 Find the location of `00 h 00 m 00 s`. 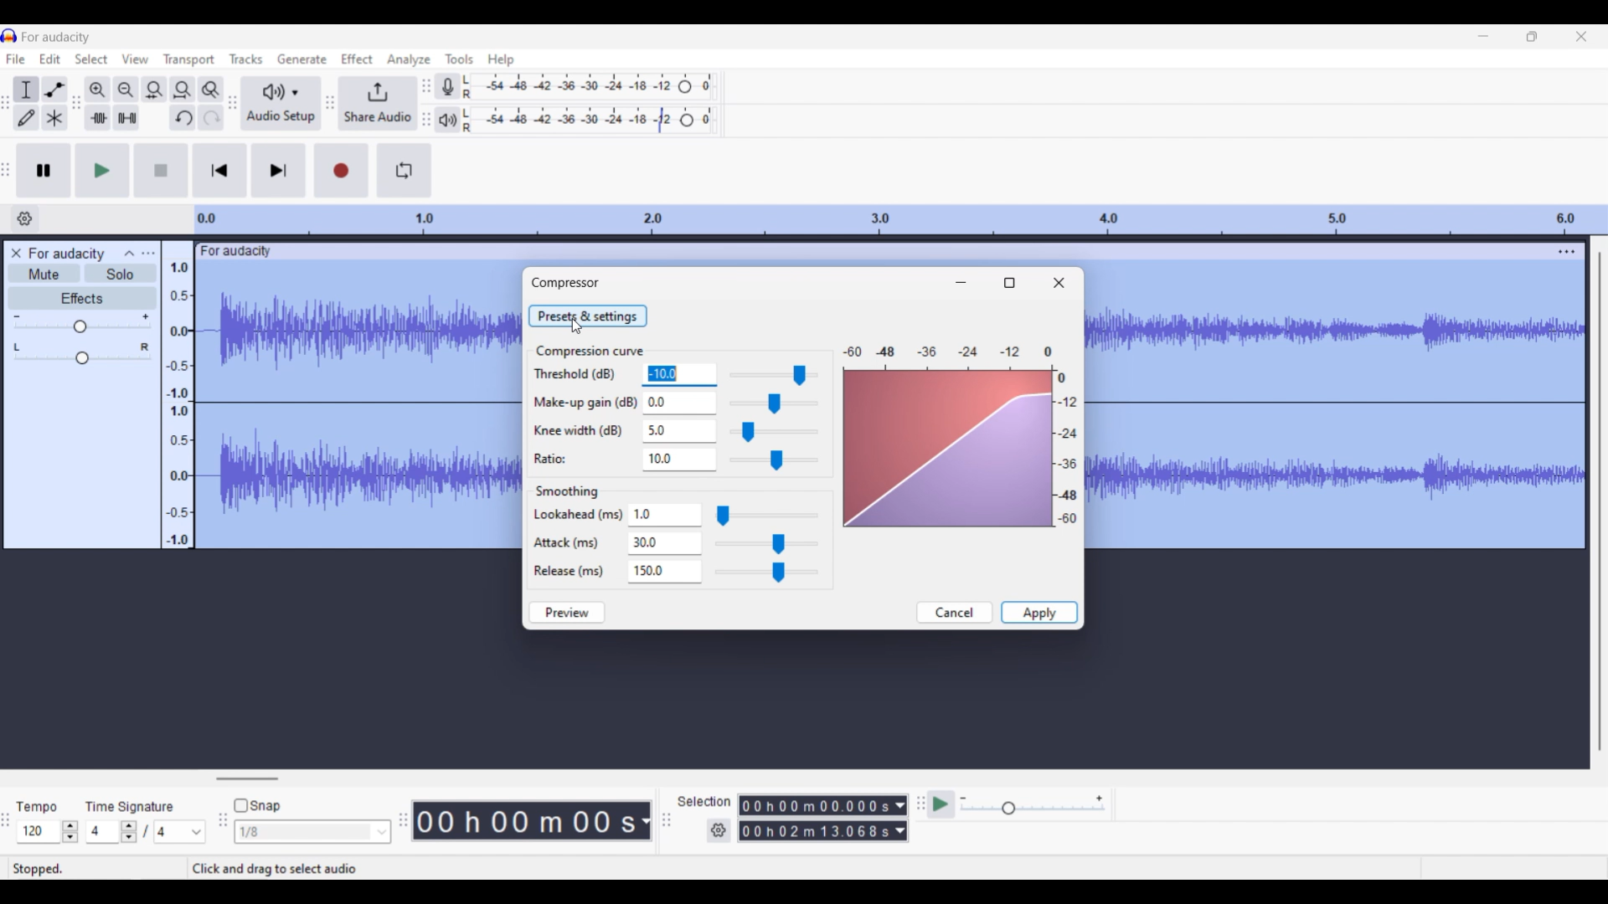

00 h 00 m 00 s is located at coordinates (524, 820).